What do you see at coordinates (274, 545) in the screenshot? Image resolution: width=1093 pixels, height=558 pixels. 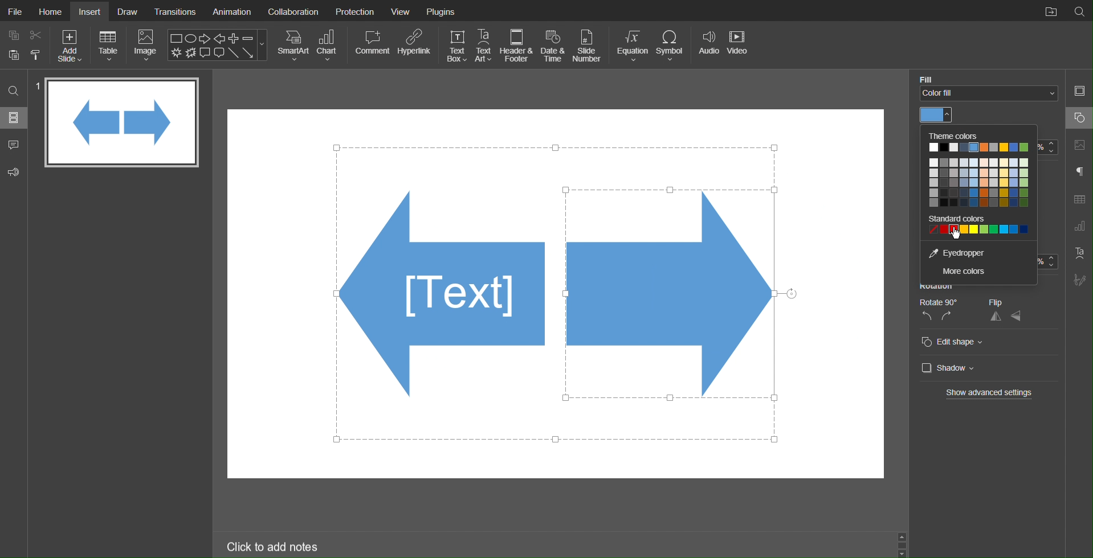 I see `Click to add notes` at bounding box center [274, 545].